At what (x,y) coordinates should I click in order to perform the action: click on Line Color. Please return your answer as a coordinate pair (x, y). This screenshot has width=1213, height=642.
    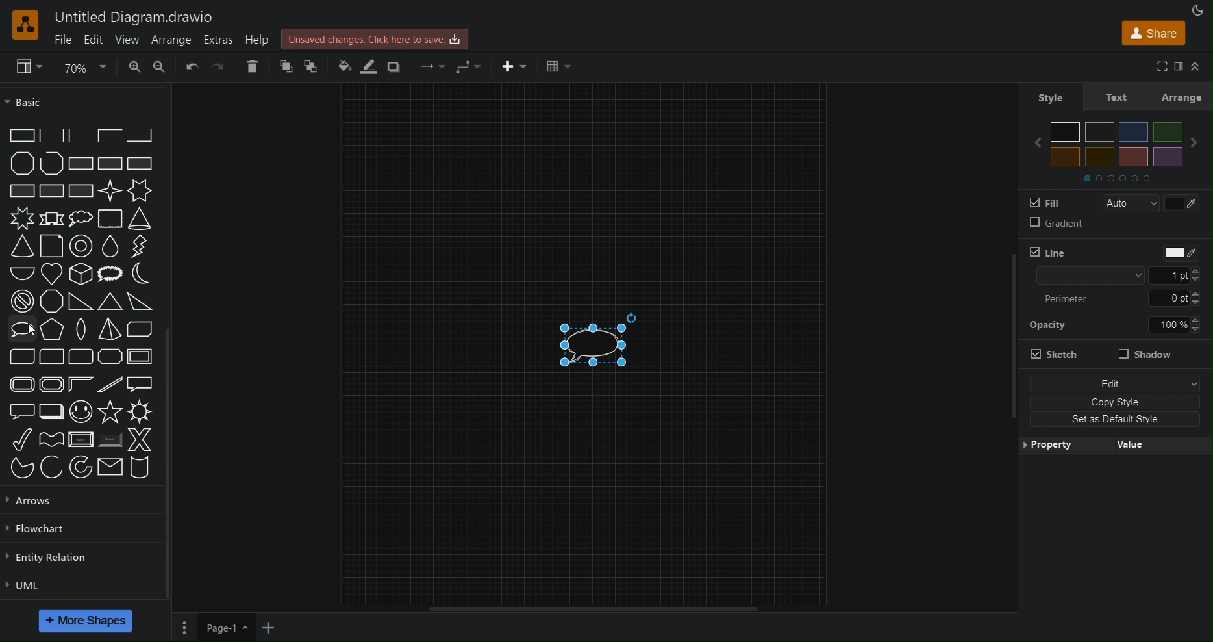
    Looking at the image, I should click on (1183, 251).